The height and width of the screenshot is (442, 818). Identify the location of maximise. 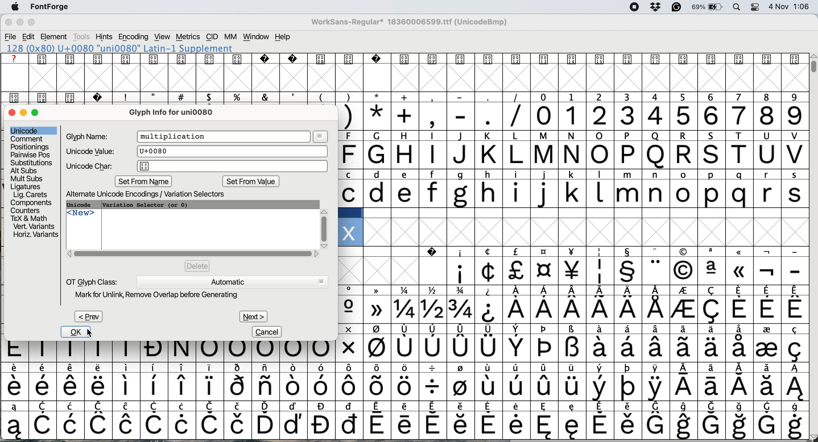
(35, 23).